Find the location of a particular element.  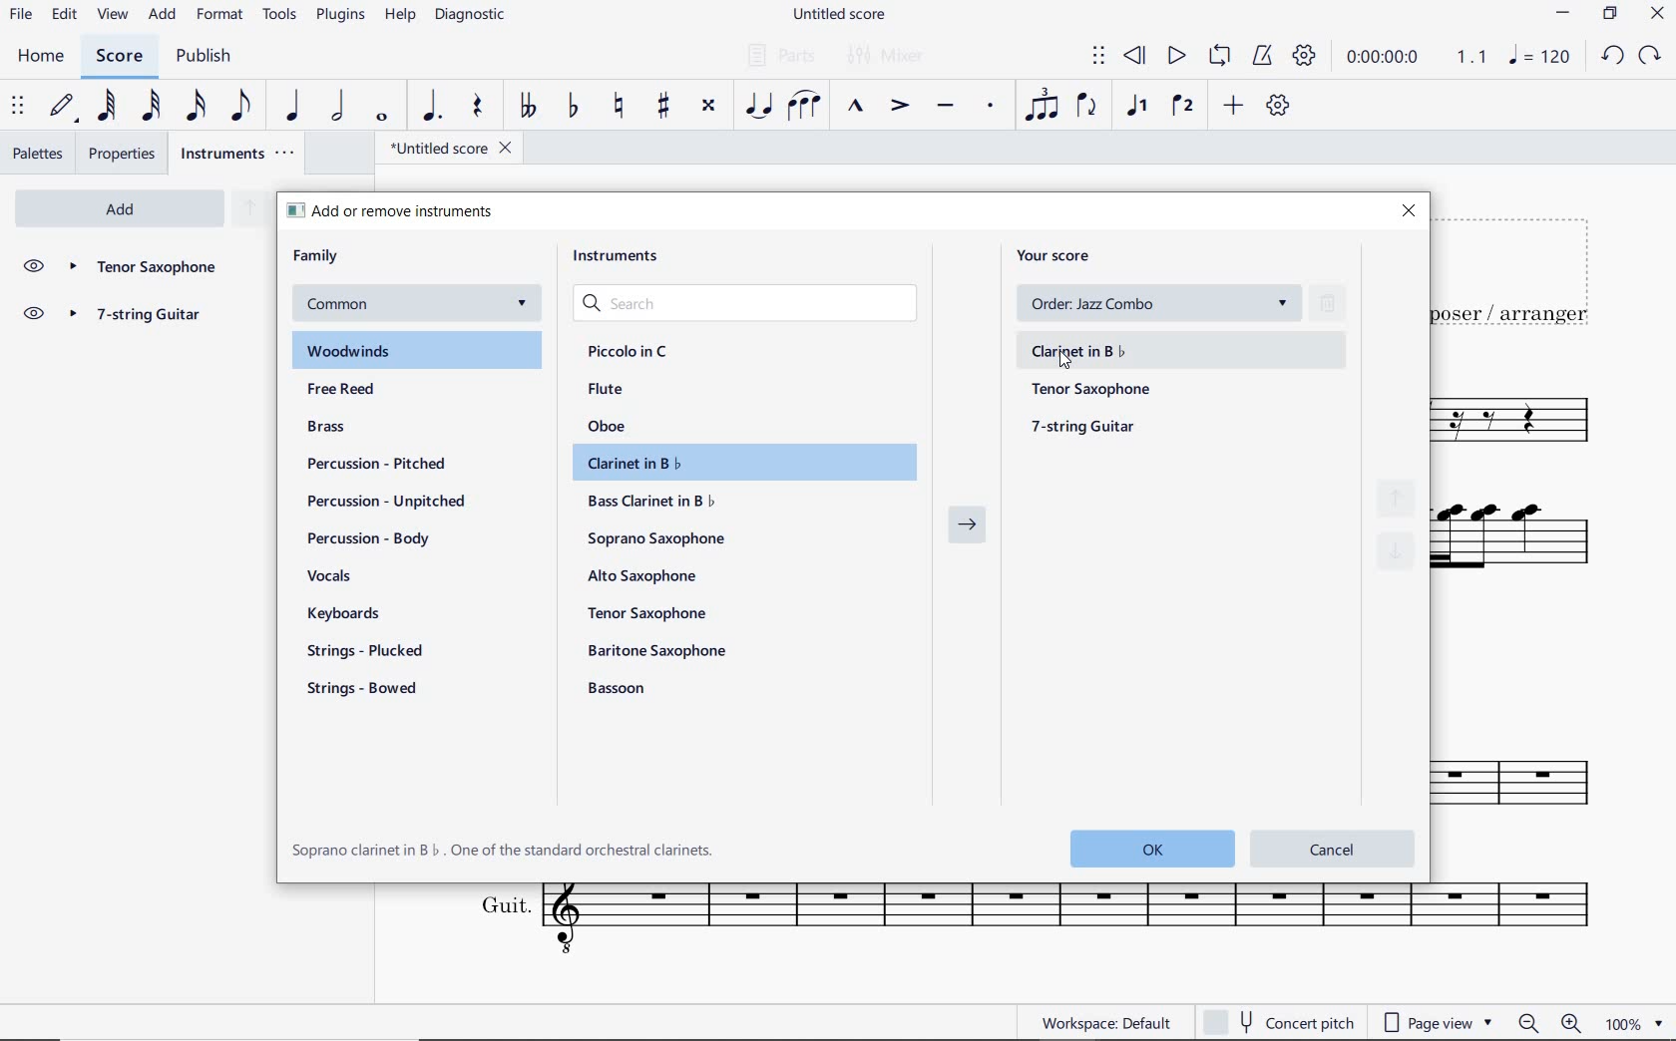

QUARTER NOTE is located at coordinates (294, 106).